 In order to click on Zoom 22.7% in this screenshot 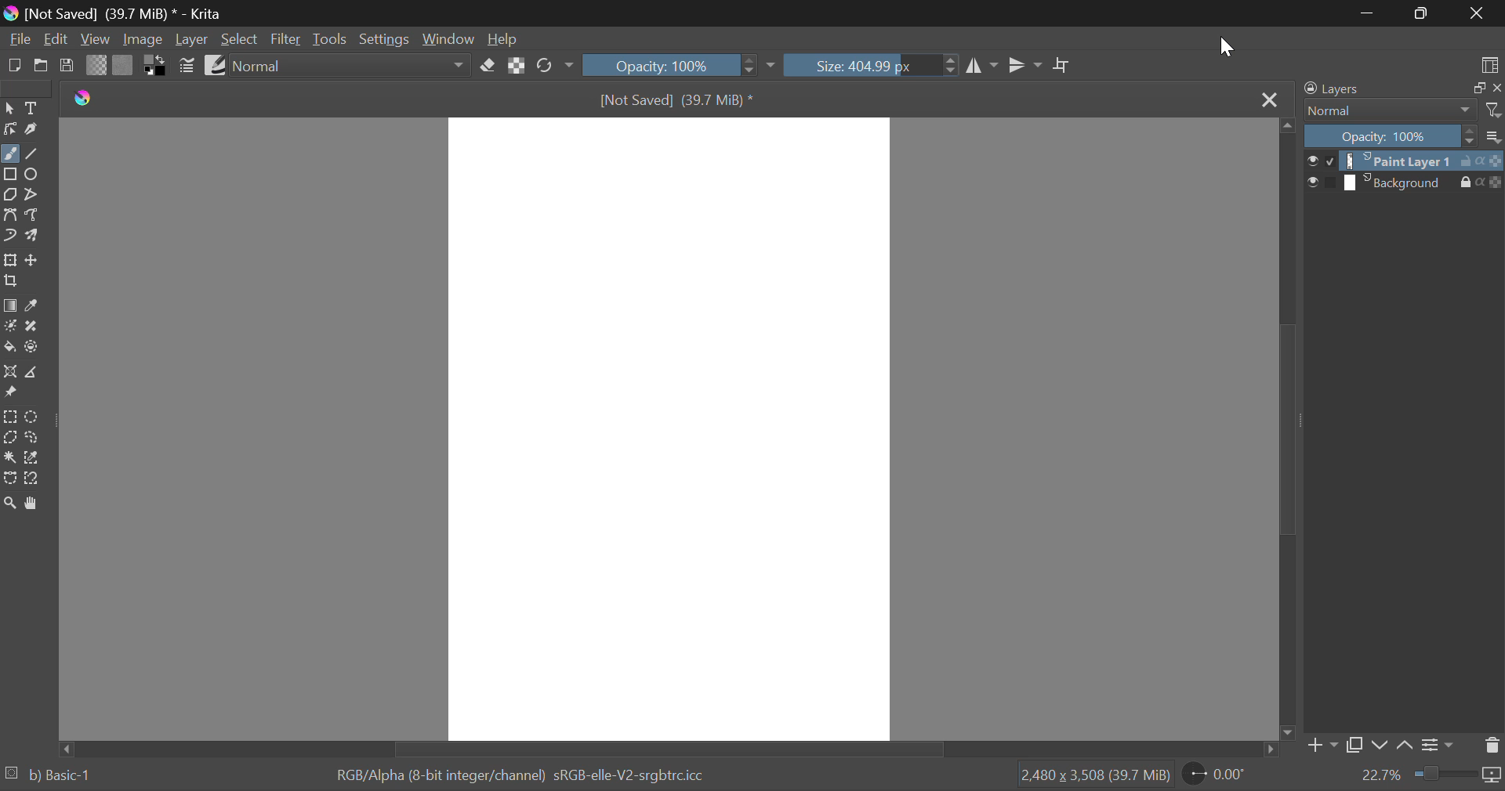, I will do `click(1428, 776)`.